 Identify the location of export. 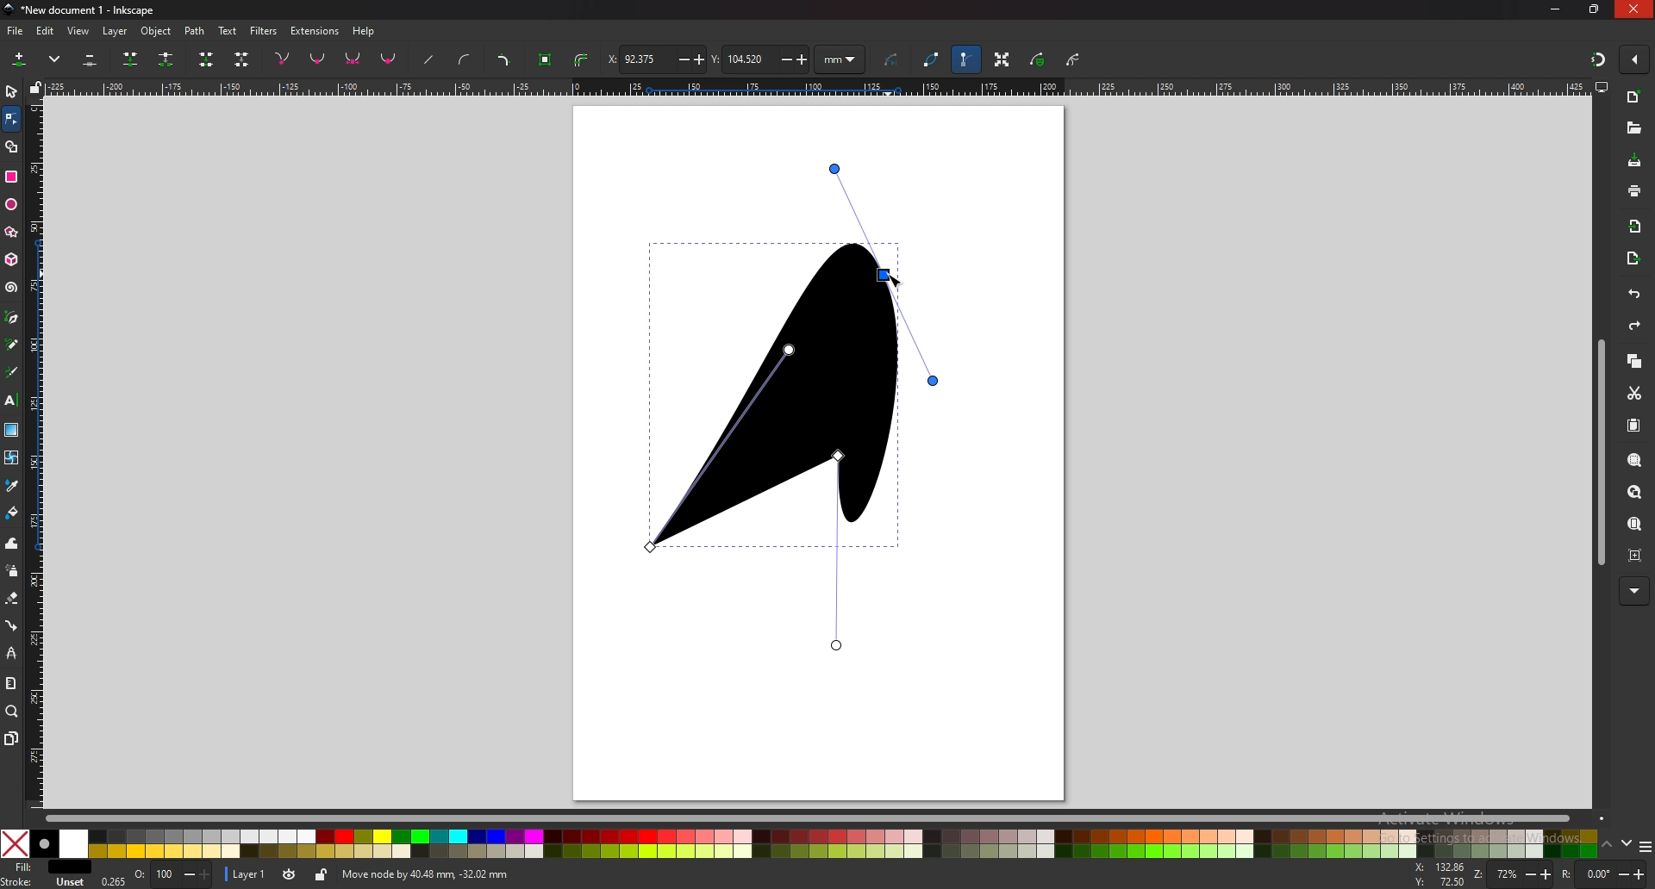
(1632, 260).